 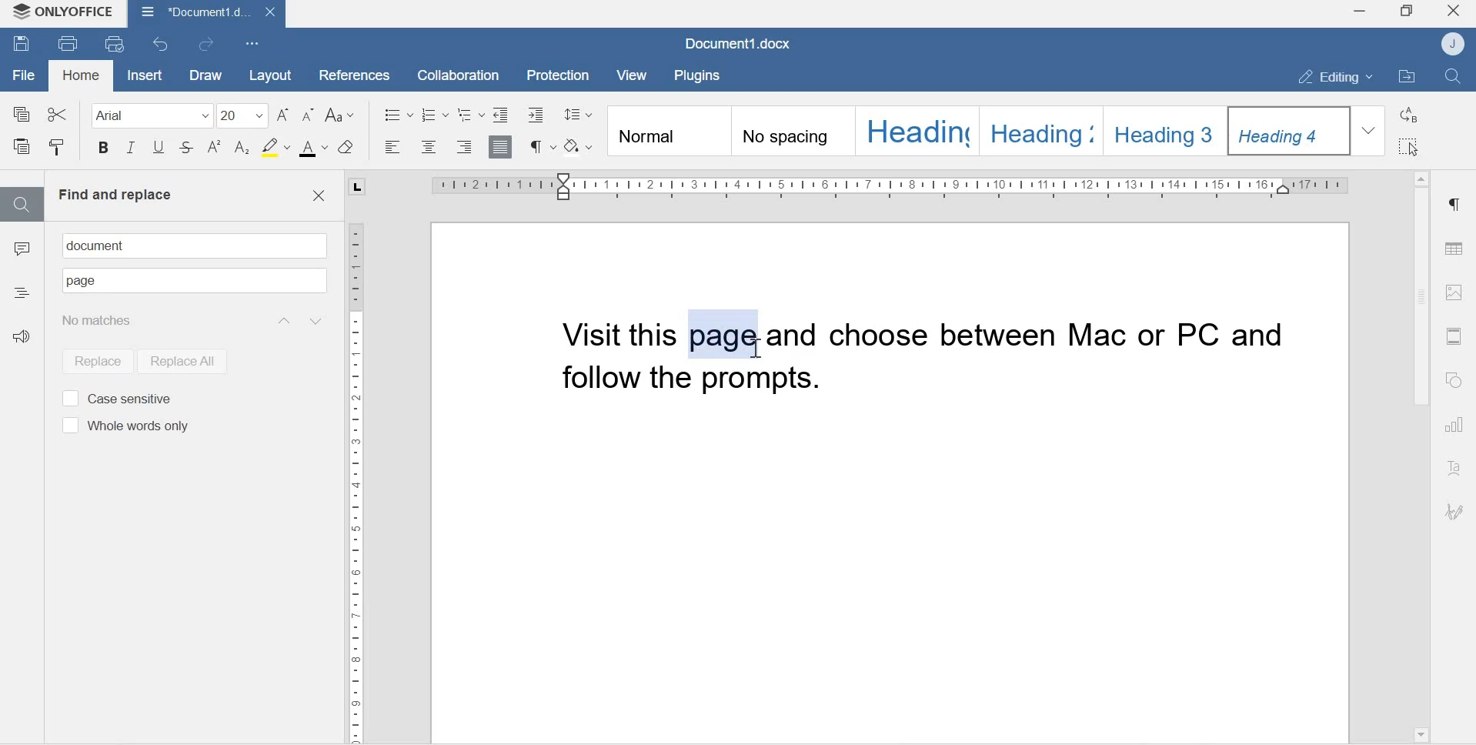 What do you see at coordinates (122, 319) in the screenshot?
I see `Search results: 1/1` at bounding box center [122, 319].